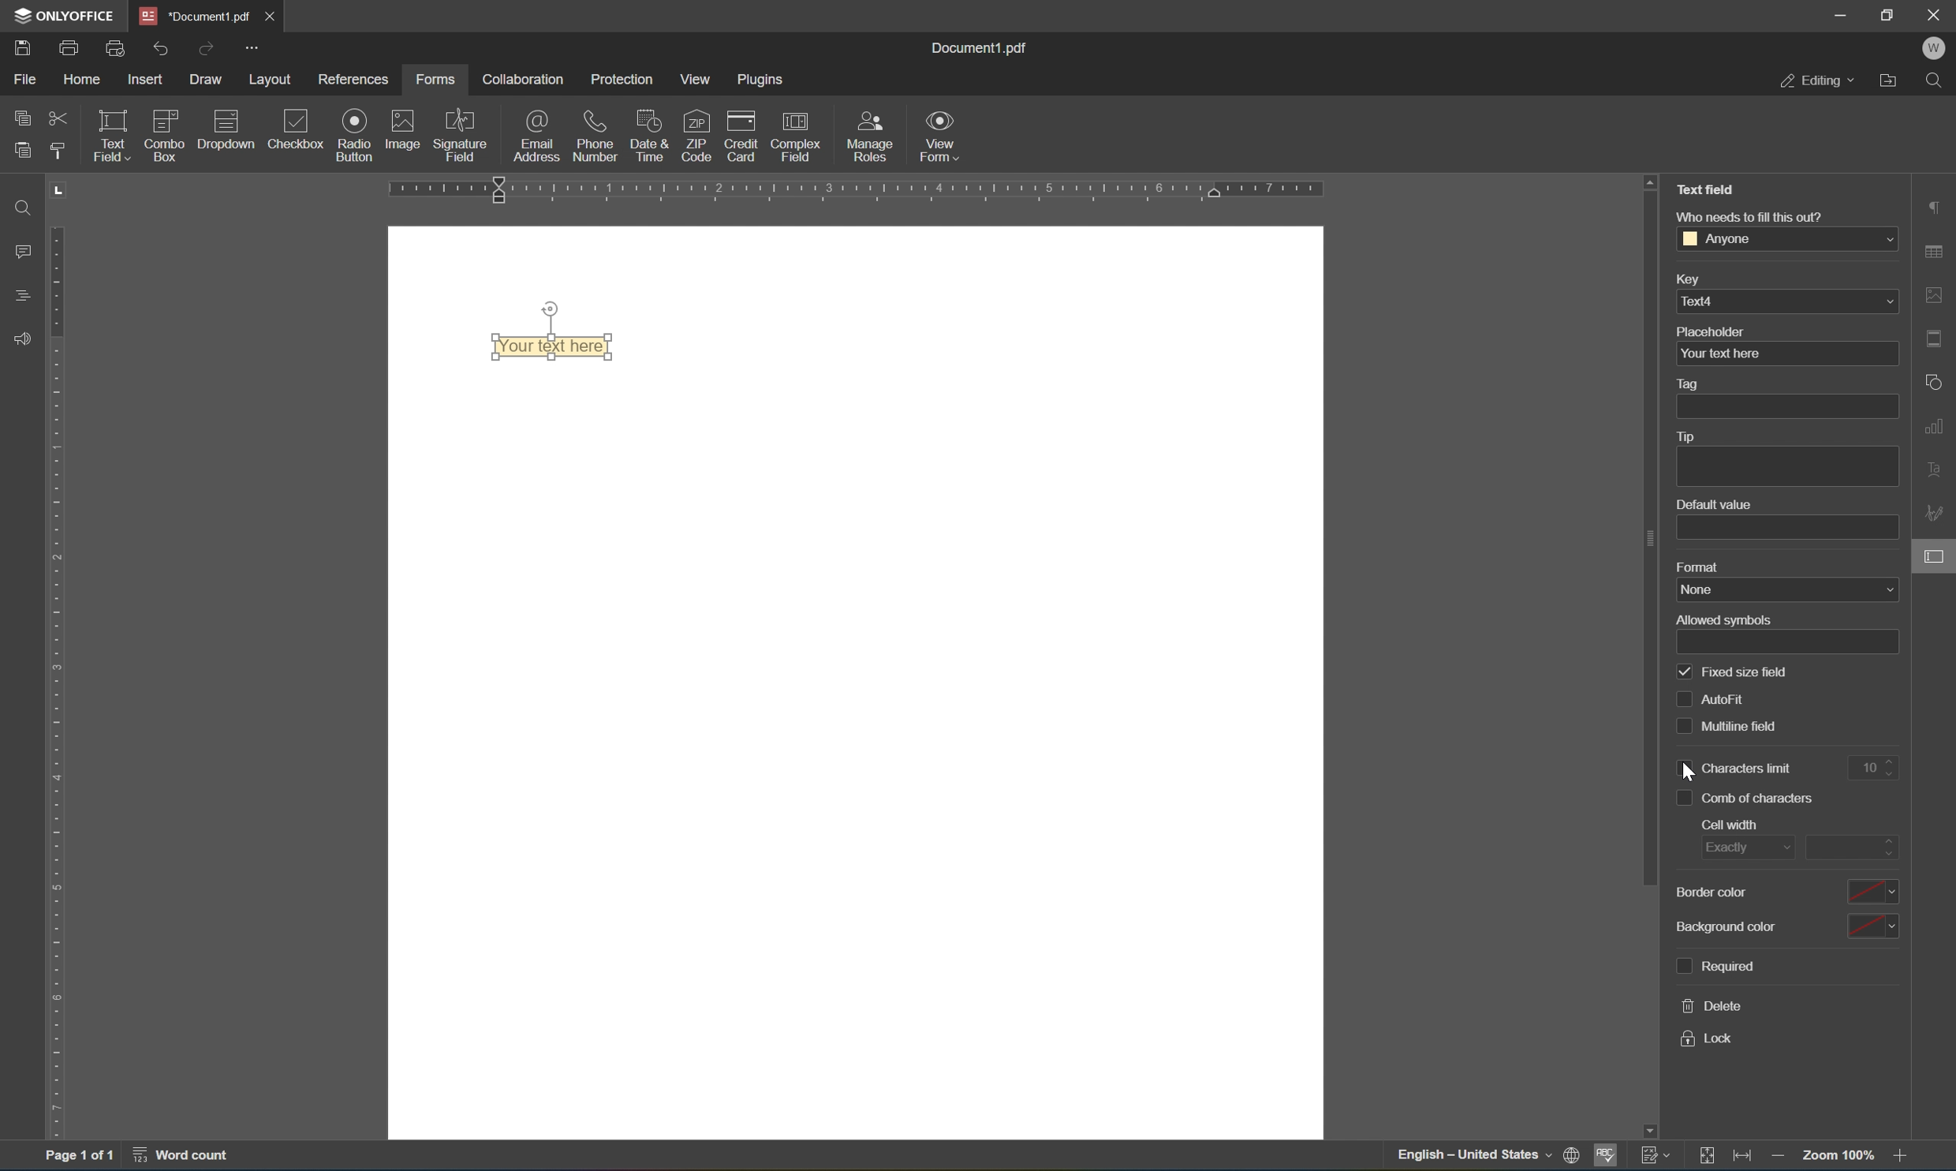  What do you see at coordinates (1890, 82) in the screenshot?
I see `open file location` at bounding box center [1890, 82].